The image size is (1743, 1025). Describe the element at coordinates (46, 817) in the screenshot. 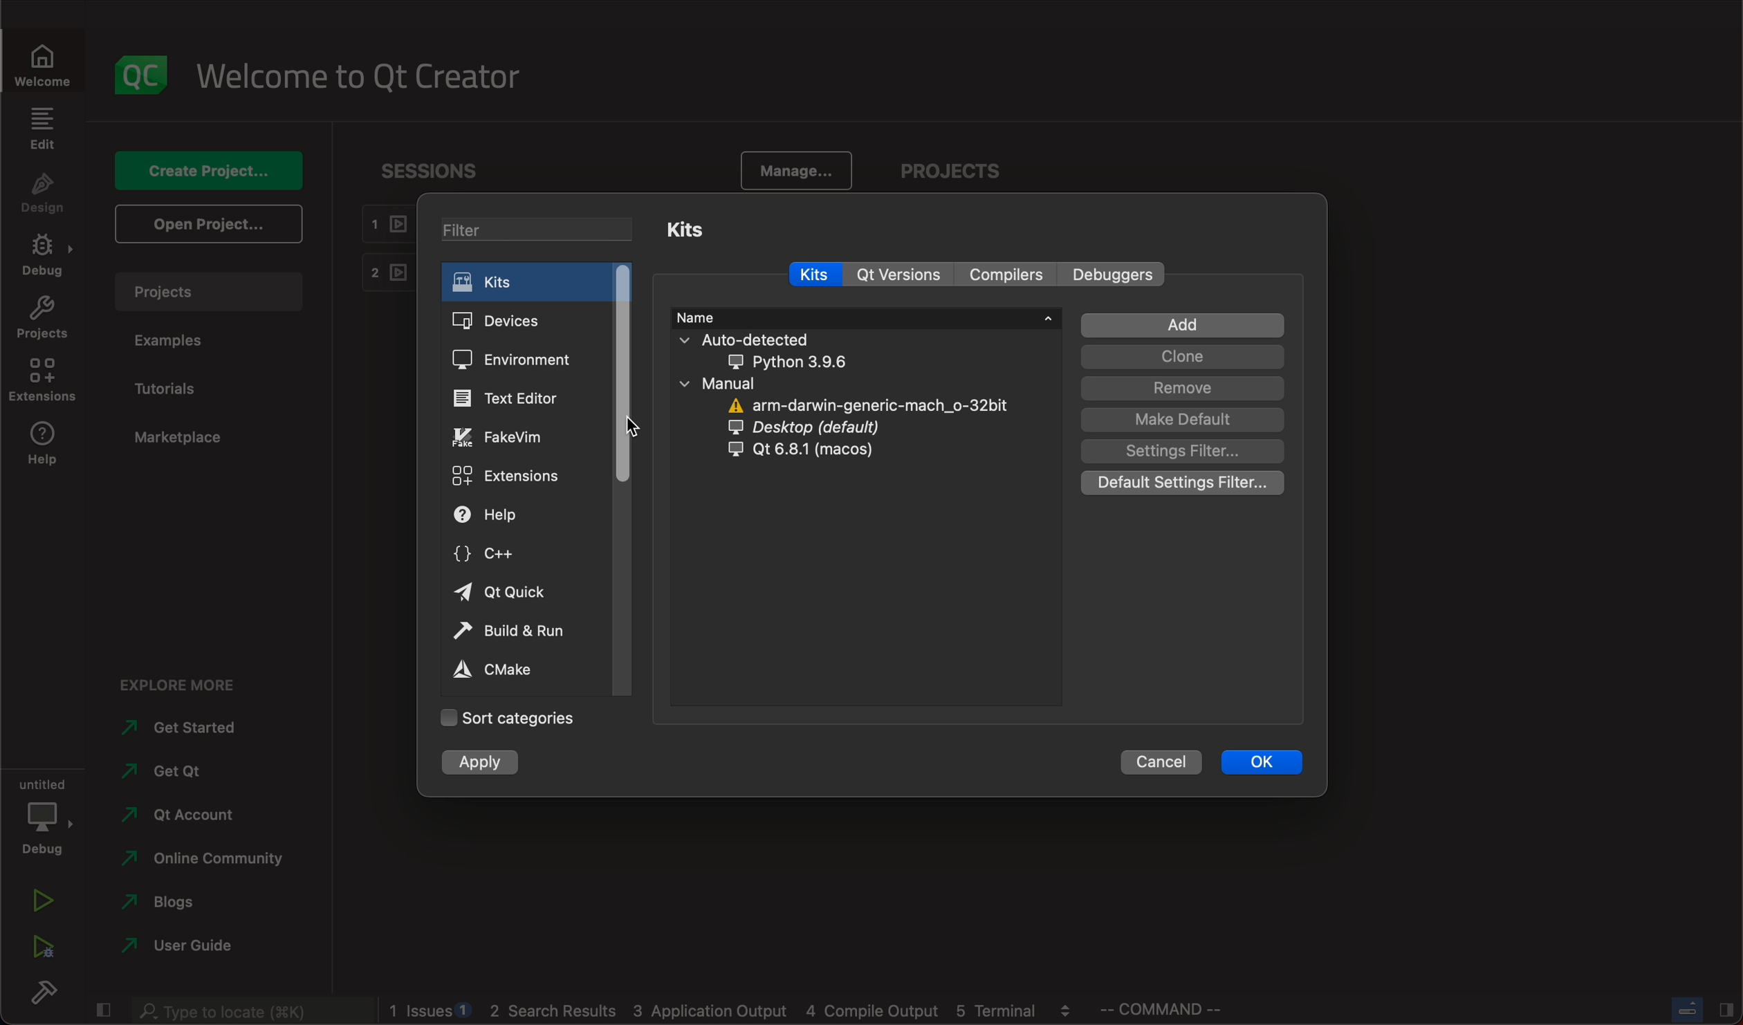

I see `debug` at that location.